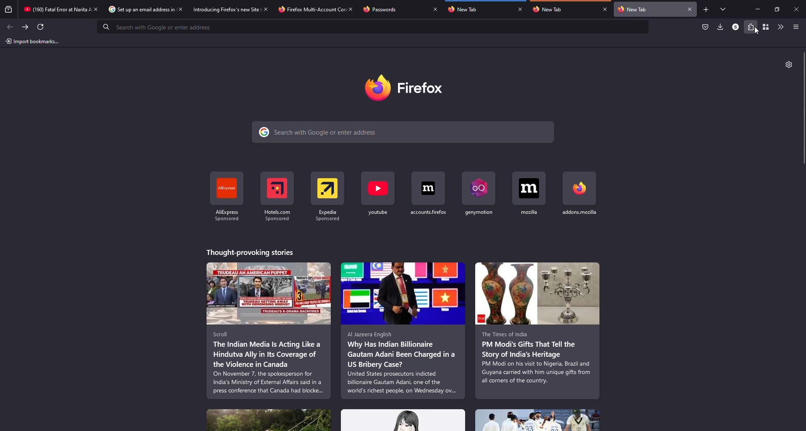 This screenshot has height=431, width=806. Describe the element at coordinates (636, 9) in the screenshot. I see `tab` at that location.